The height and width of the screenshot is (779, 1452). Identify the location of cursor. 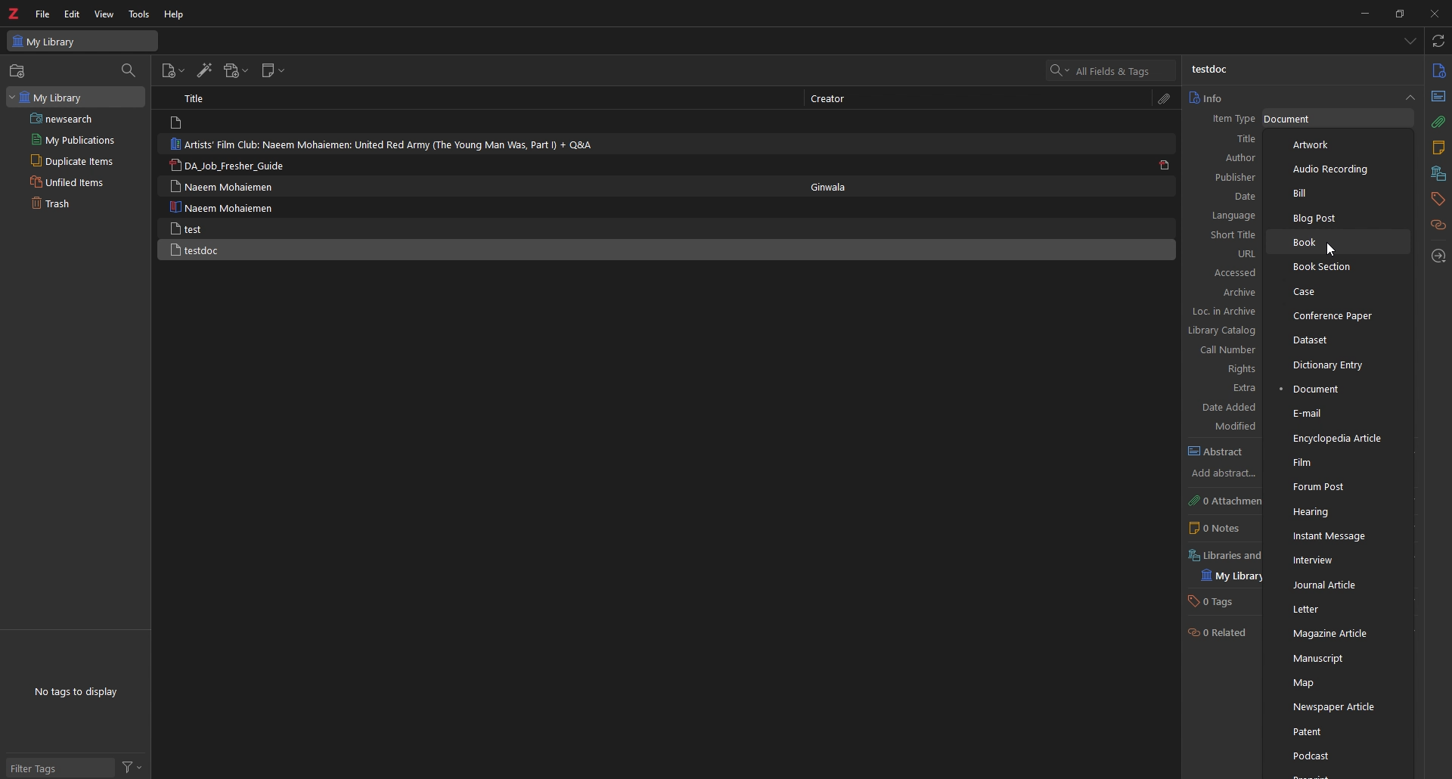
(1333, 249).